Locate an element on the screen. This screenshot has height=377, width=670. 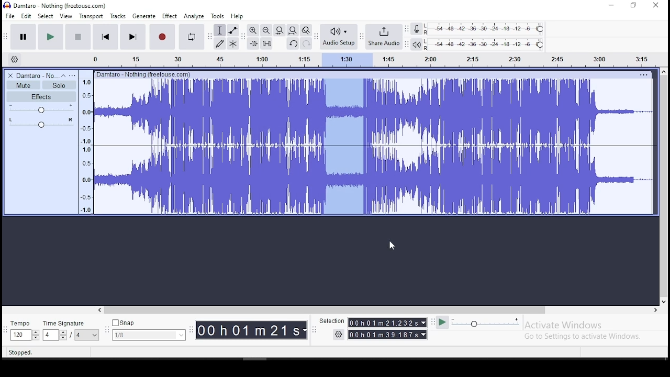
undo is located at coordinates (293, 43).